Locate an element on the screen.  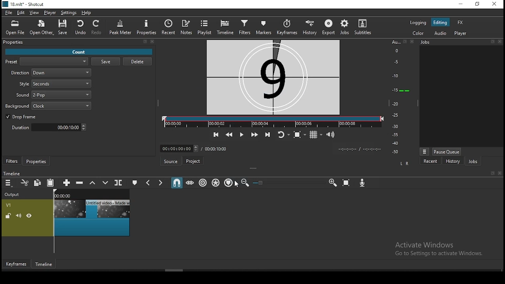
paste is located at coordinates (50, 183).